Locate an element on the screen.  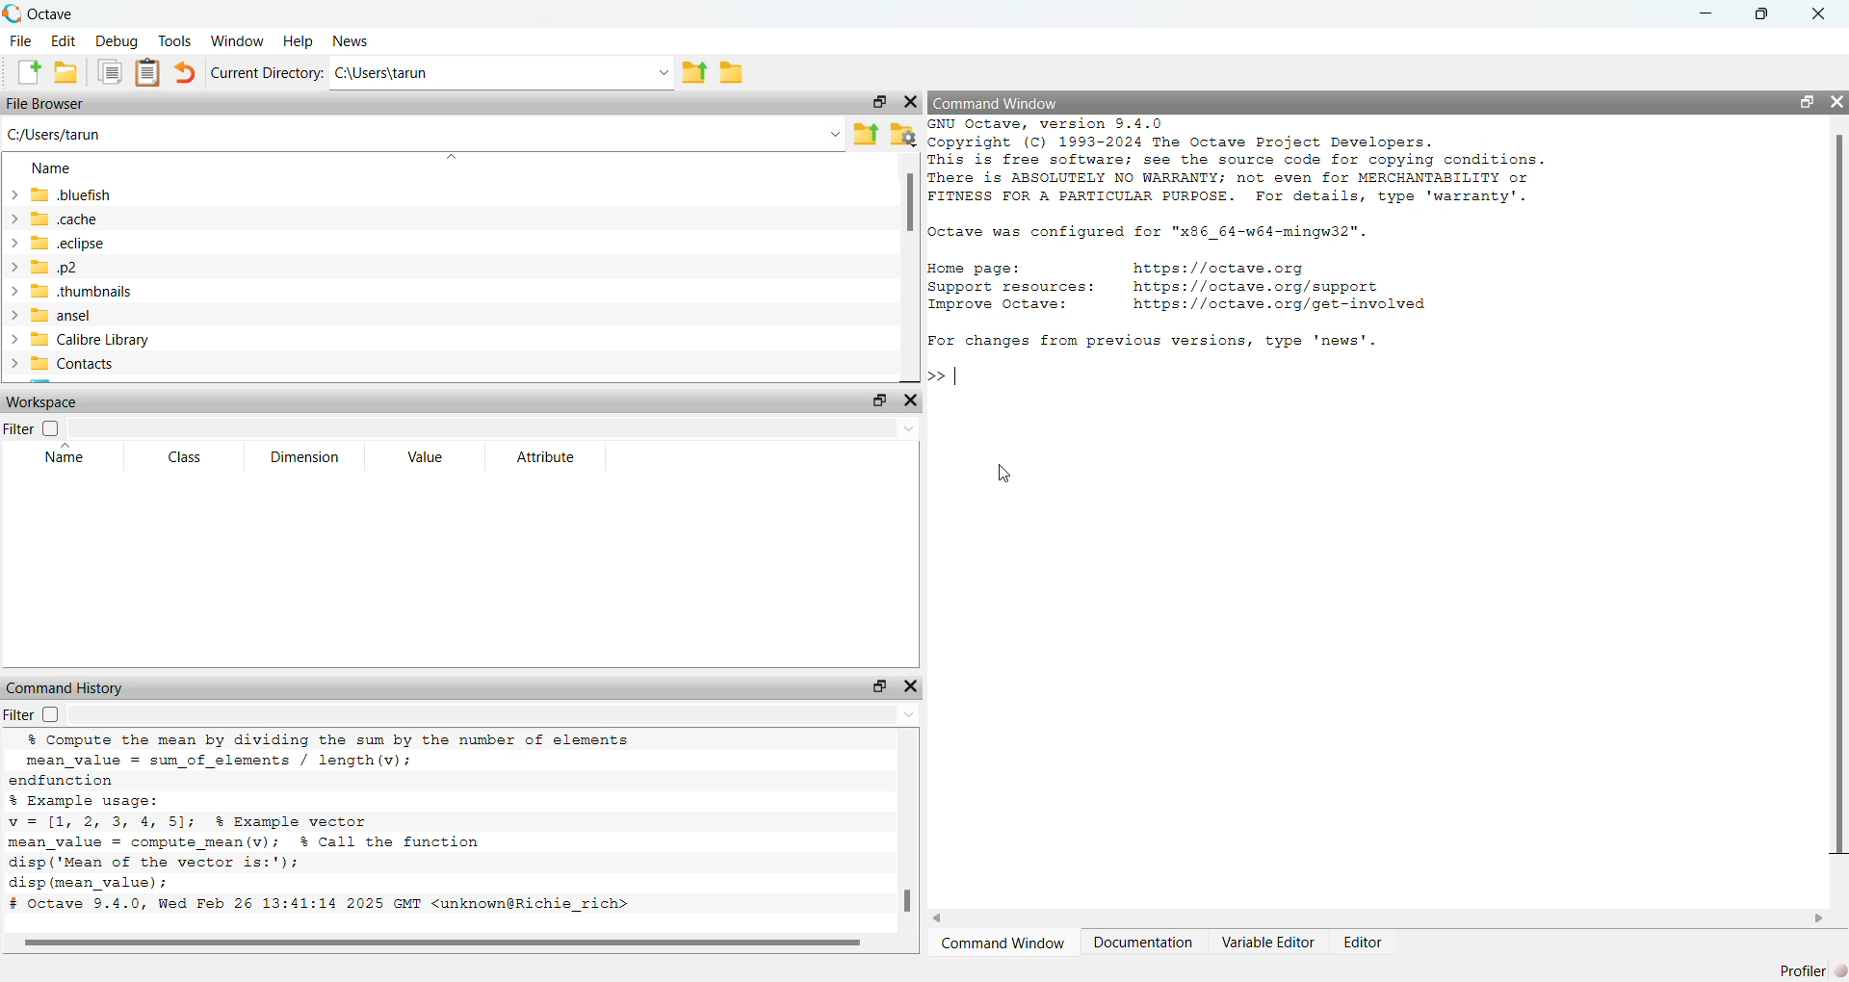
folder is located at coordinates (734, 73).